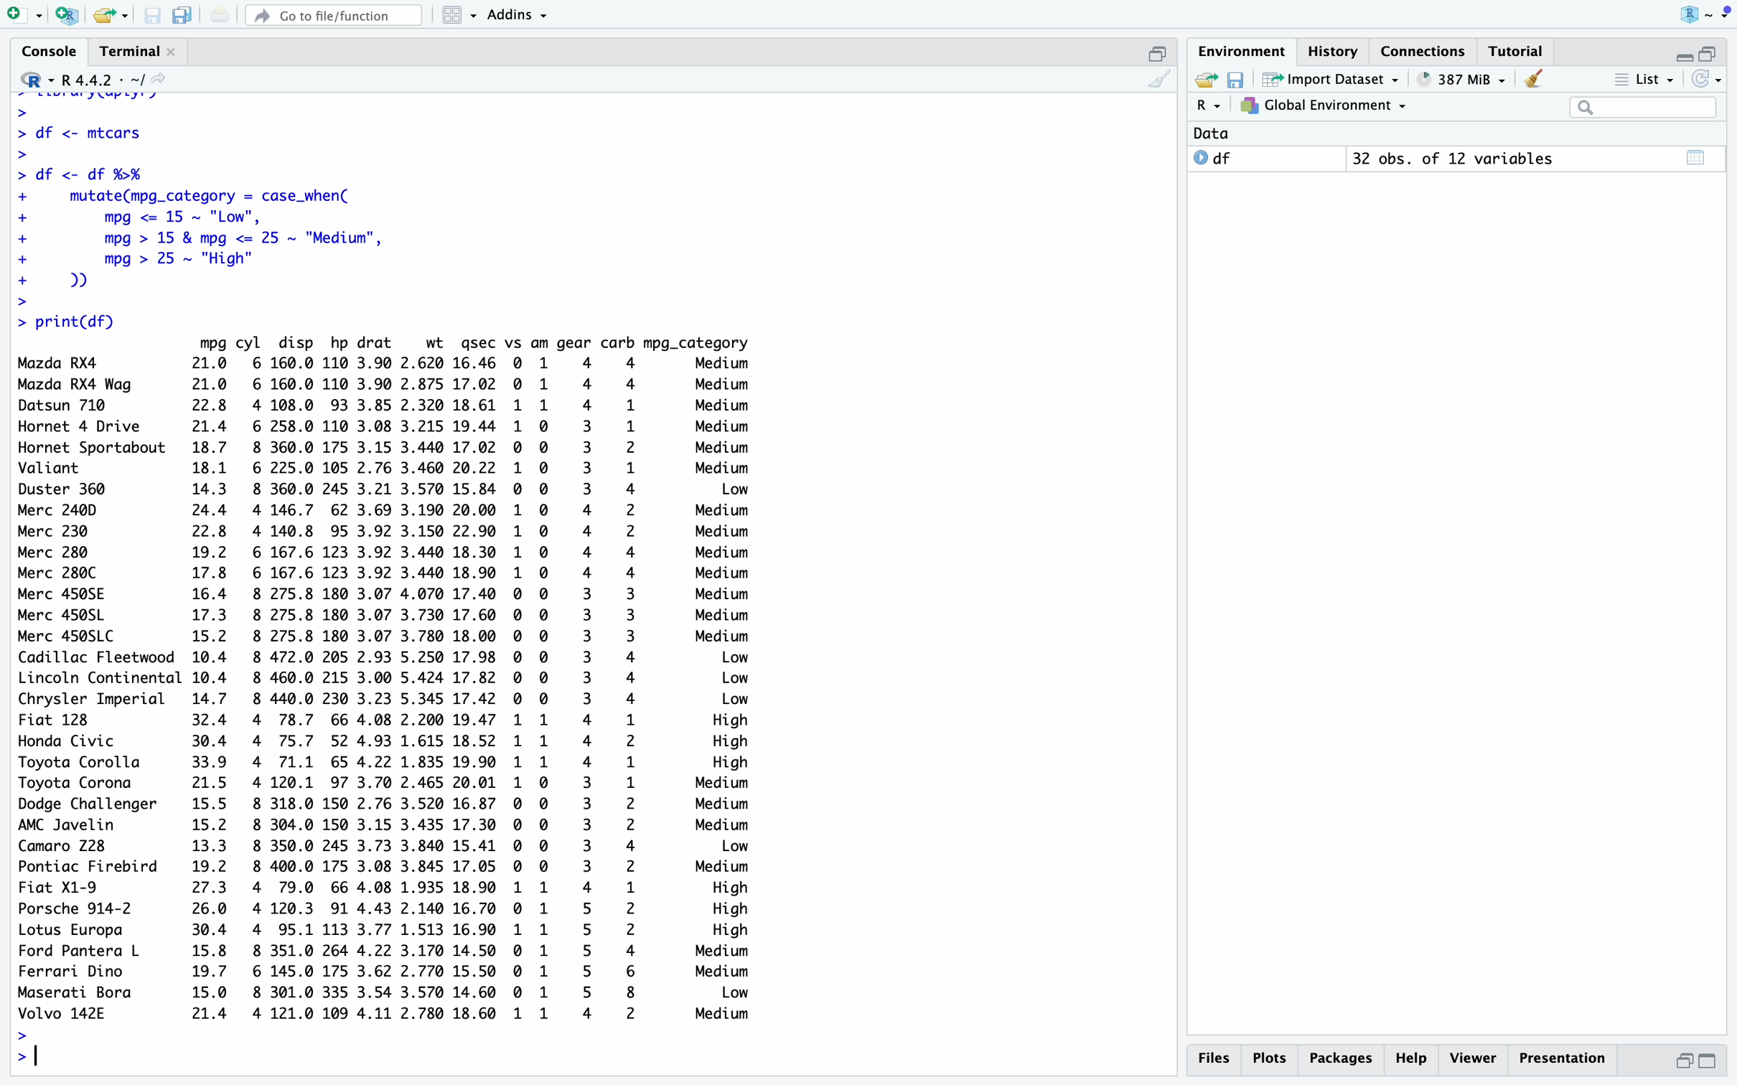  What do you see at coordinates (1272, 1060) in the screenshot?
I see `plots` at bounding box center [1272, 1060].